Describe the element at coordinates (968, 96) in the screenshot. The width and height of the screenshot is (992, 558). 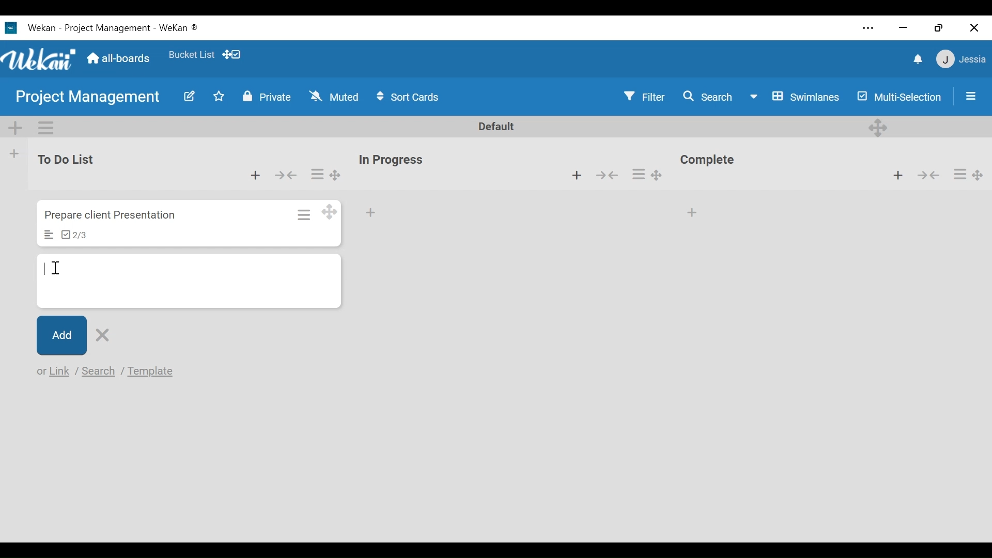
I see `Sidebar` at that location.